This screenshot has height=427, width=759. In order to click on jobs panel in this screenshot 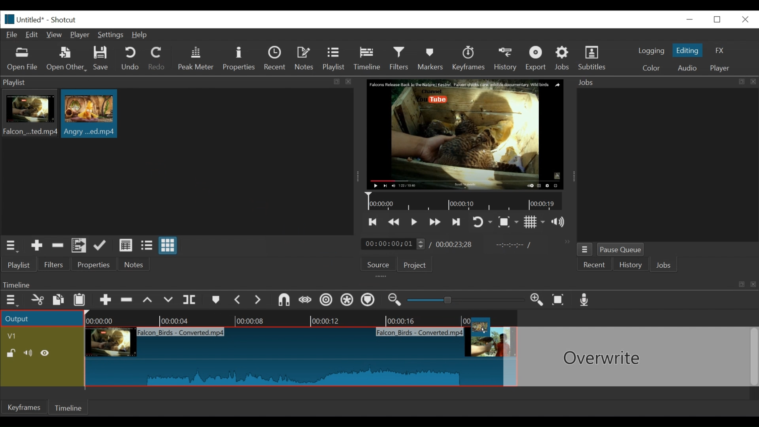, I will do `click(667, 164)`.